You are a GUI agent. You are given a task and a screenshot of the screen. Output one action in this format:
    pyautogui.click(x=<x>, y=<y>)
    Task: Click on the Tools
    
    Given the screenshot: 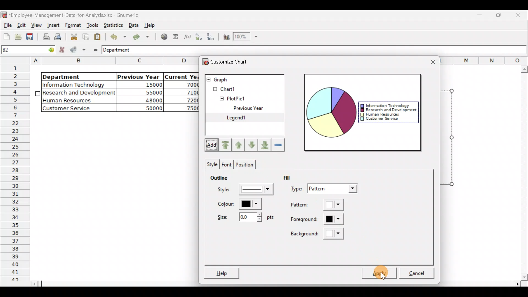 What is the action you would take?
    pyautogui.click(x=91, y=25)
    